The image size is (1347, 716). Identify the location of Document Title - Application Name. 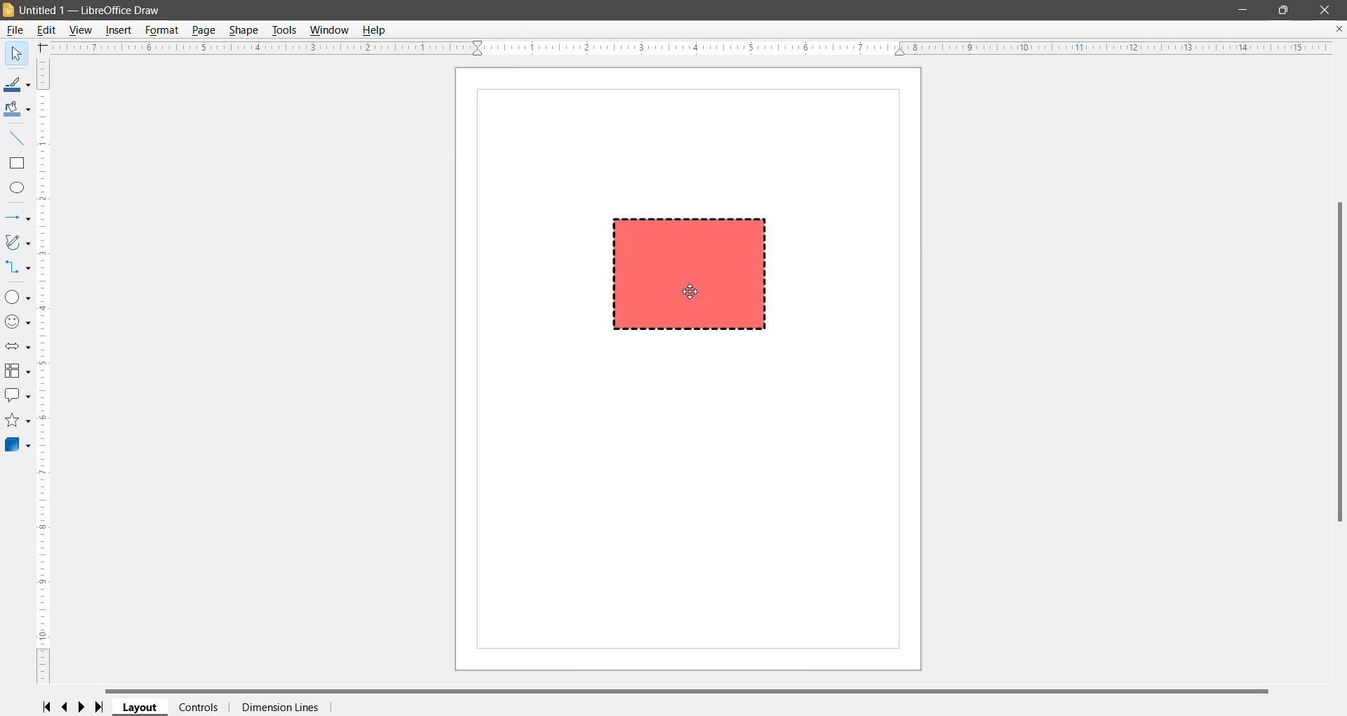
(96, 11).